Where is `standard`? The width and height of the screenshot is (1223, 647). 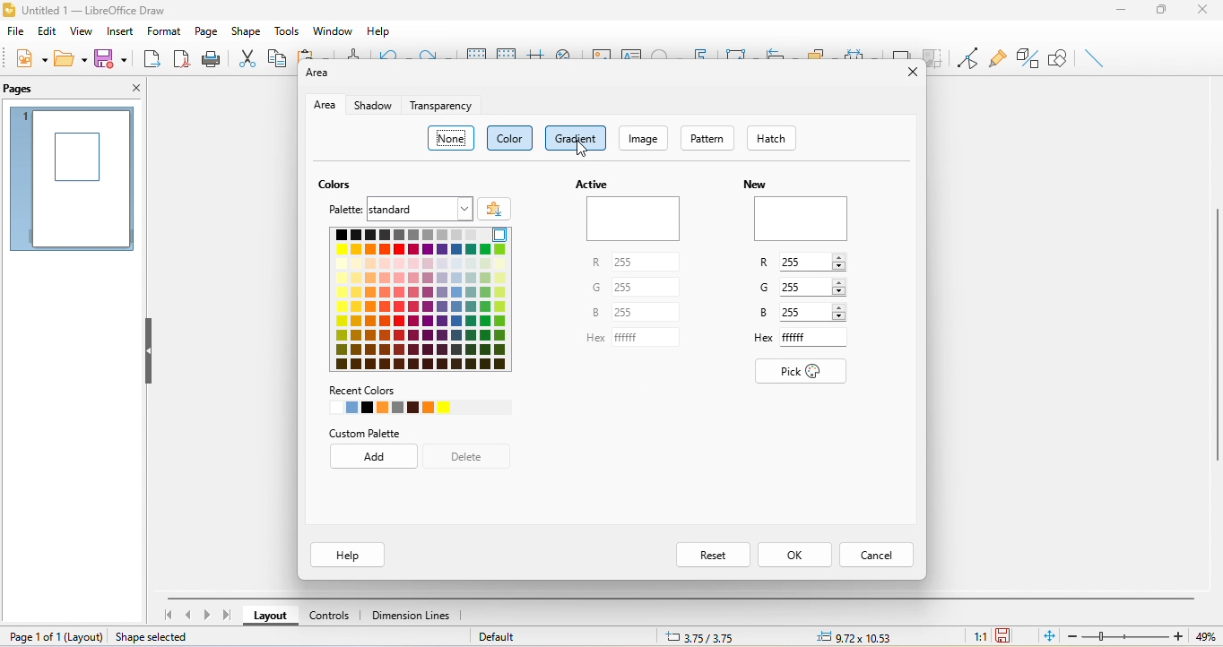
standard is located at coordinates (421, 208).